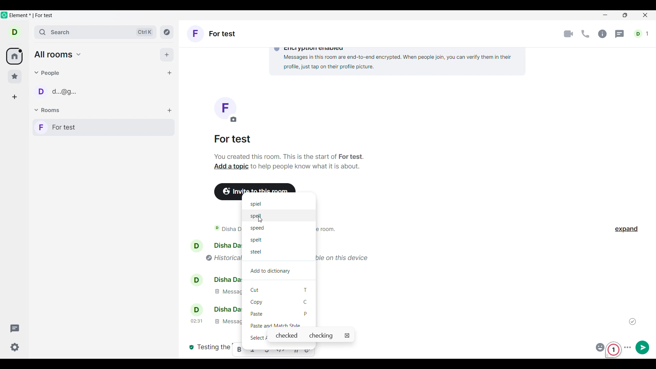  What do you see at coordinates (306, 168) in the screenshot?
I see `to help people know what it is about` at bounding box center [306, 168].